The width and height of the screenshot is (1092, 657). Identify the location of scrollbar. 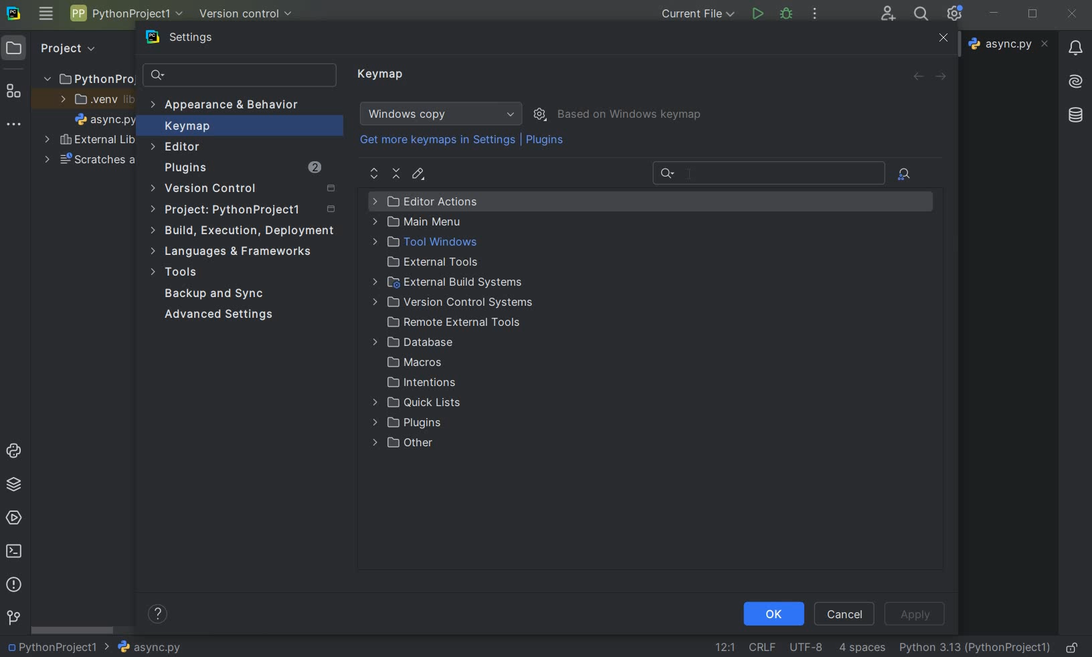
(74, 630).